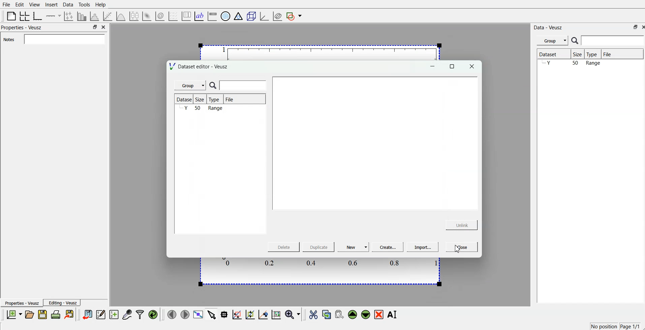 The width and height of the screenshot is (645, 330). Describe the element at coordinates (22, 303) in the screenshot. I see `Properties - Veusz` at that location.